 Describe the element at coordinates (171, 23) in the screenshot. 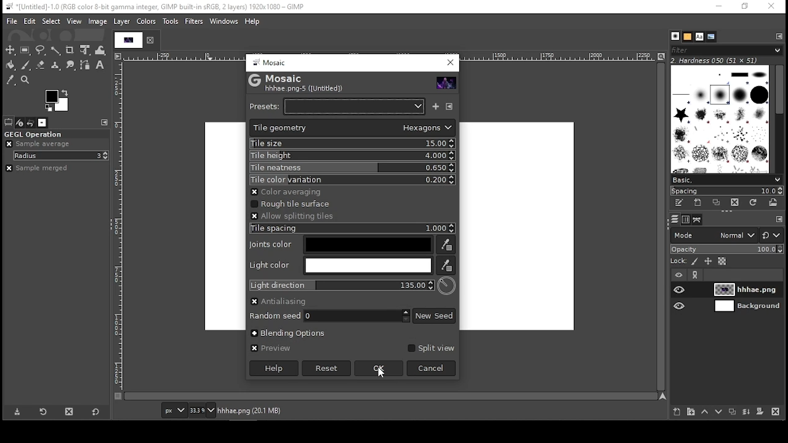

I see `tools` at that location.